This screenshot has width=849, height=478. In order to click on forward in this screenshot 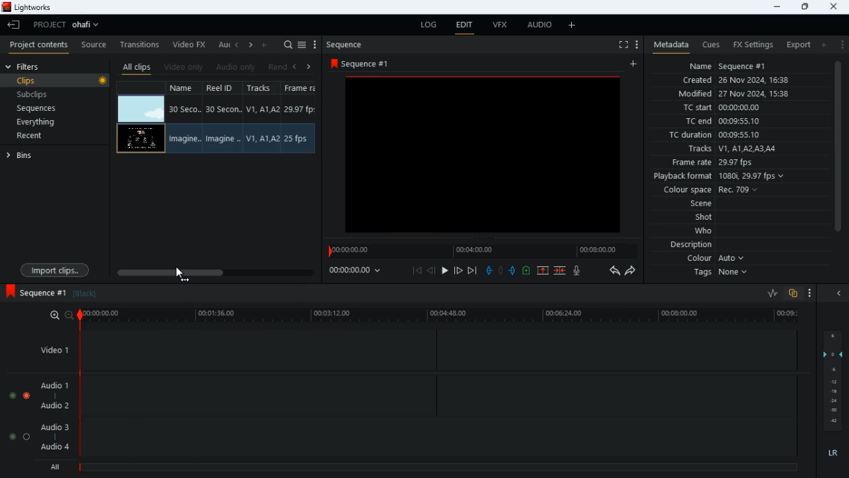, I will do `click(634, 273)`.